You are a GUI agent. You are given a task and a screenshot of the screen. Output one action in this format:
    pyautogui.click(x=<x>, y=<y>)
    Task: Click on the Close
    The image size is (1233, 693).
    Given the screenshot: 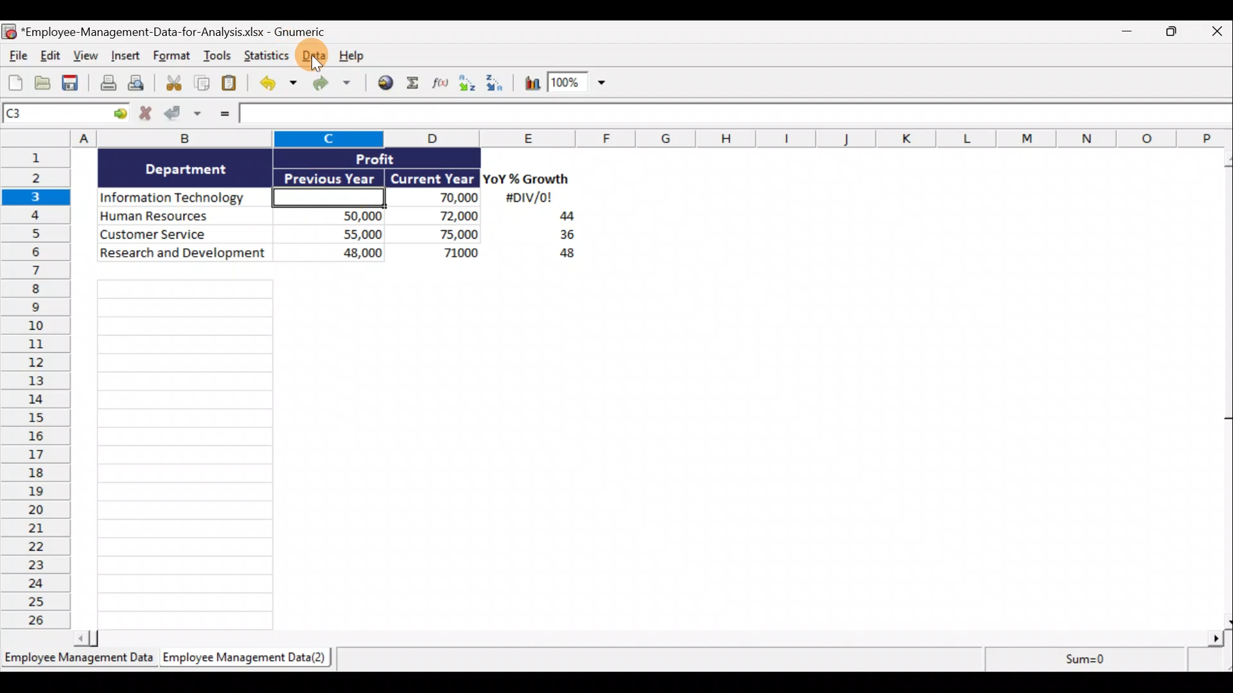 What is the action you would take?
    pyautogui.click(x=1214, y=34)
    